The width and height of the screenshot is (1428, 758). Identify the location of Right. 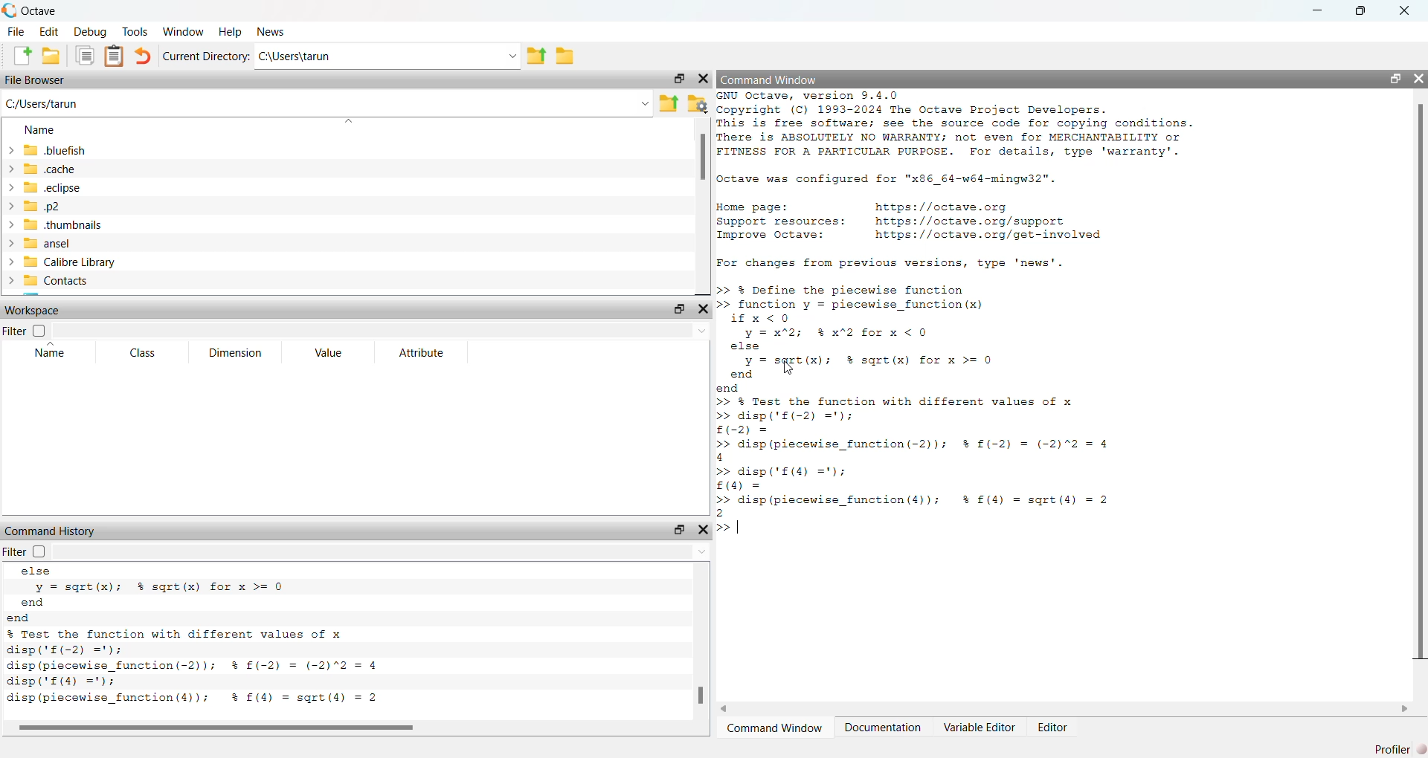
(1406, 707).